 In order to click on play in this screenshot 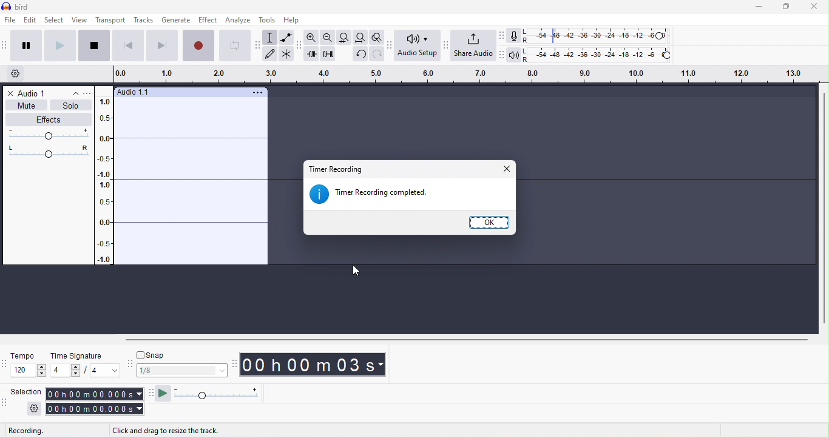, I will do `click(58, 44)`.